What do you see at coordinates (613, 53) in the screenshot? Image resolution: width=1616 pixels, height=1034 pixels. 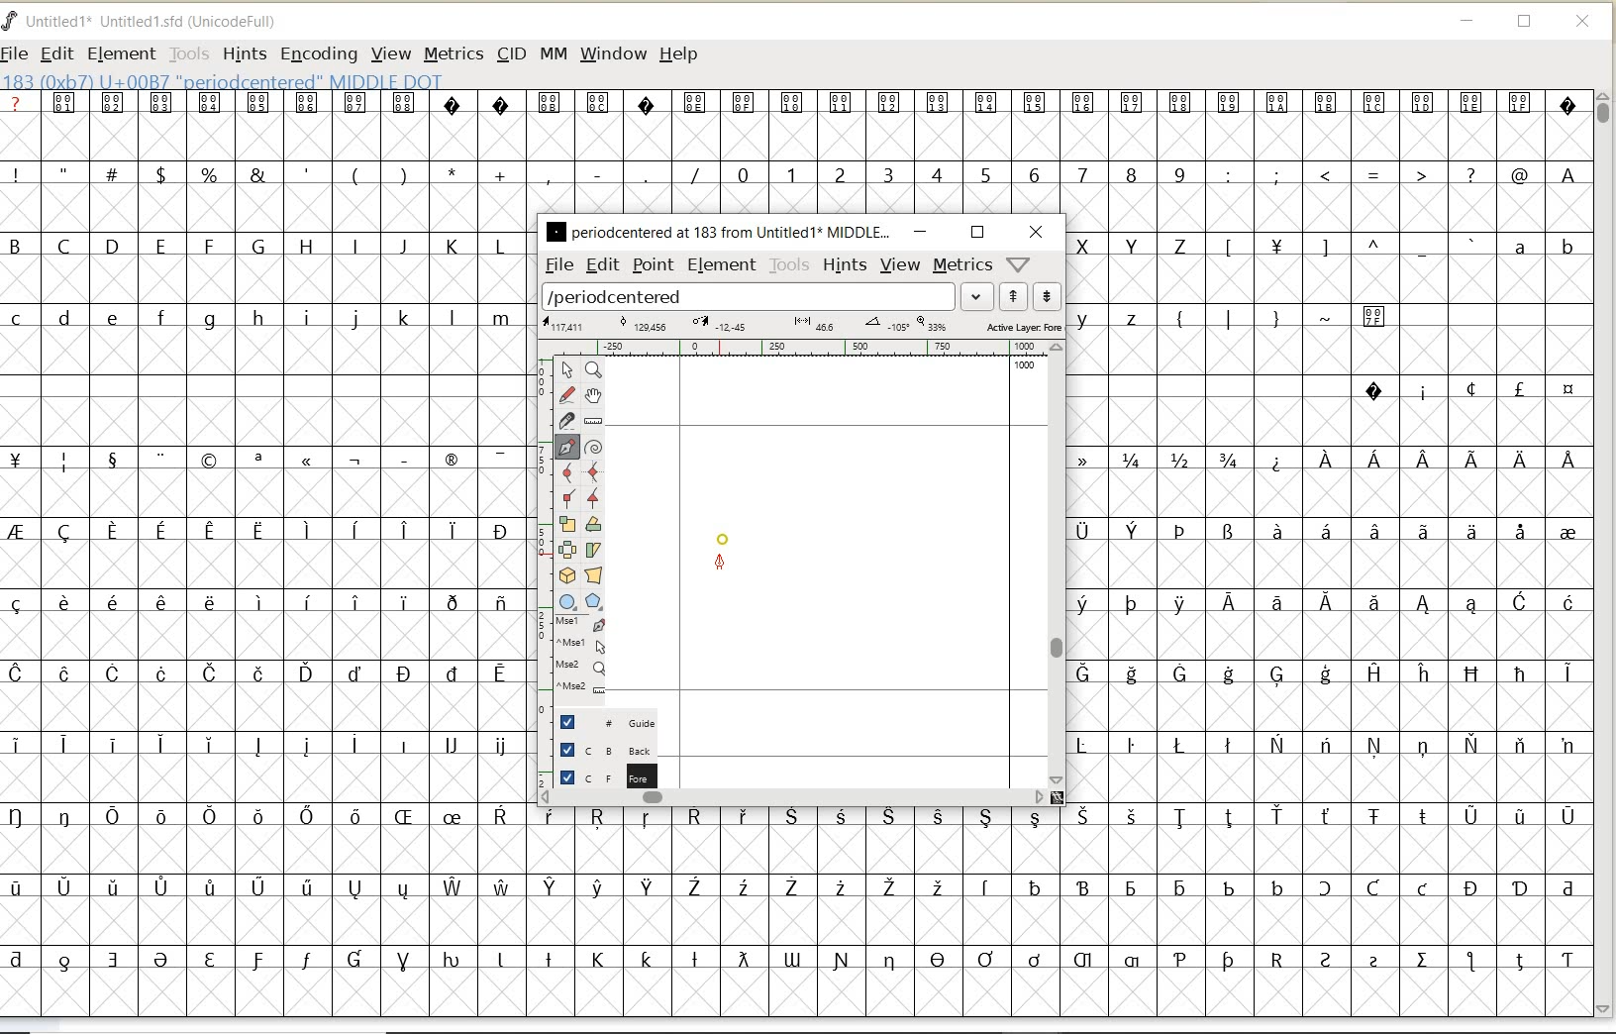 I see `WINDOW` at bounding box center [613, 53].